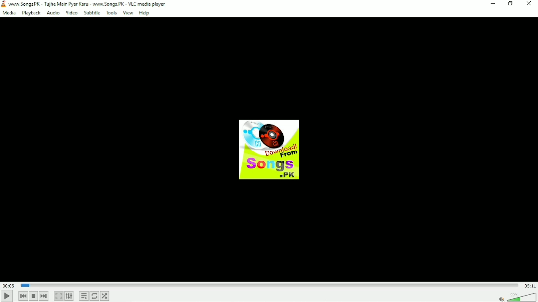 Image resolution: width=538 pixels, height=302 pixels. Describe the element at coordinates (516, 296) in the screenshot. I see `Volume Unmuted` at that location.